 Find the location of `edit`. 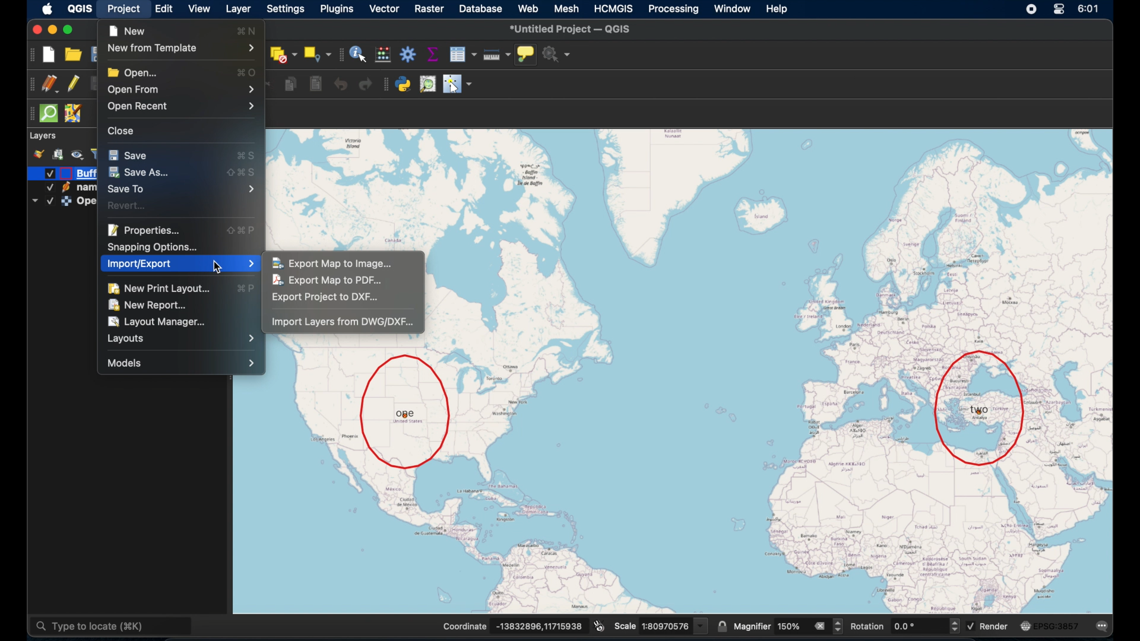

edit is located at coordinates (165, 9).